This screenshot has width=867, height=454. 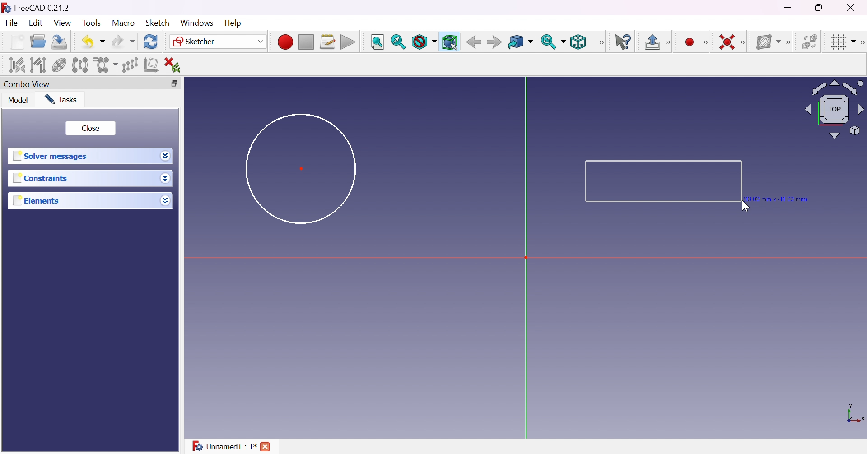 I want to click on Draw style, so click(x=424, y=42).